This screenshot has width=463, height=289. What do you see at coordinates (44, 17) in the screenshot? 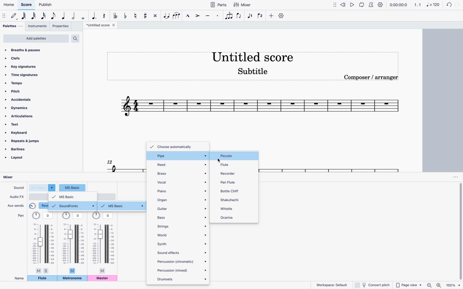
I see `16th note` at bounding box center [44, 17].